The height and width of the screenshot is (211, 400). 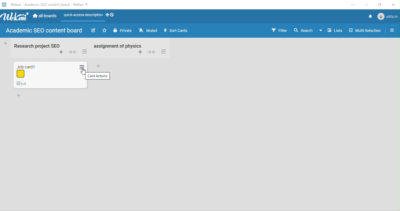 I want to click on filter, so click(x=280, y=30).